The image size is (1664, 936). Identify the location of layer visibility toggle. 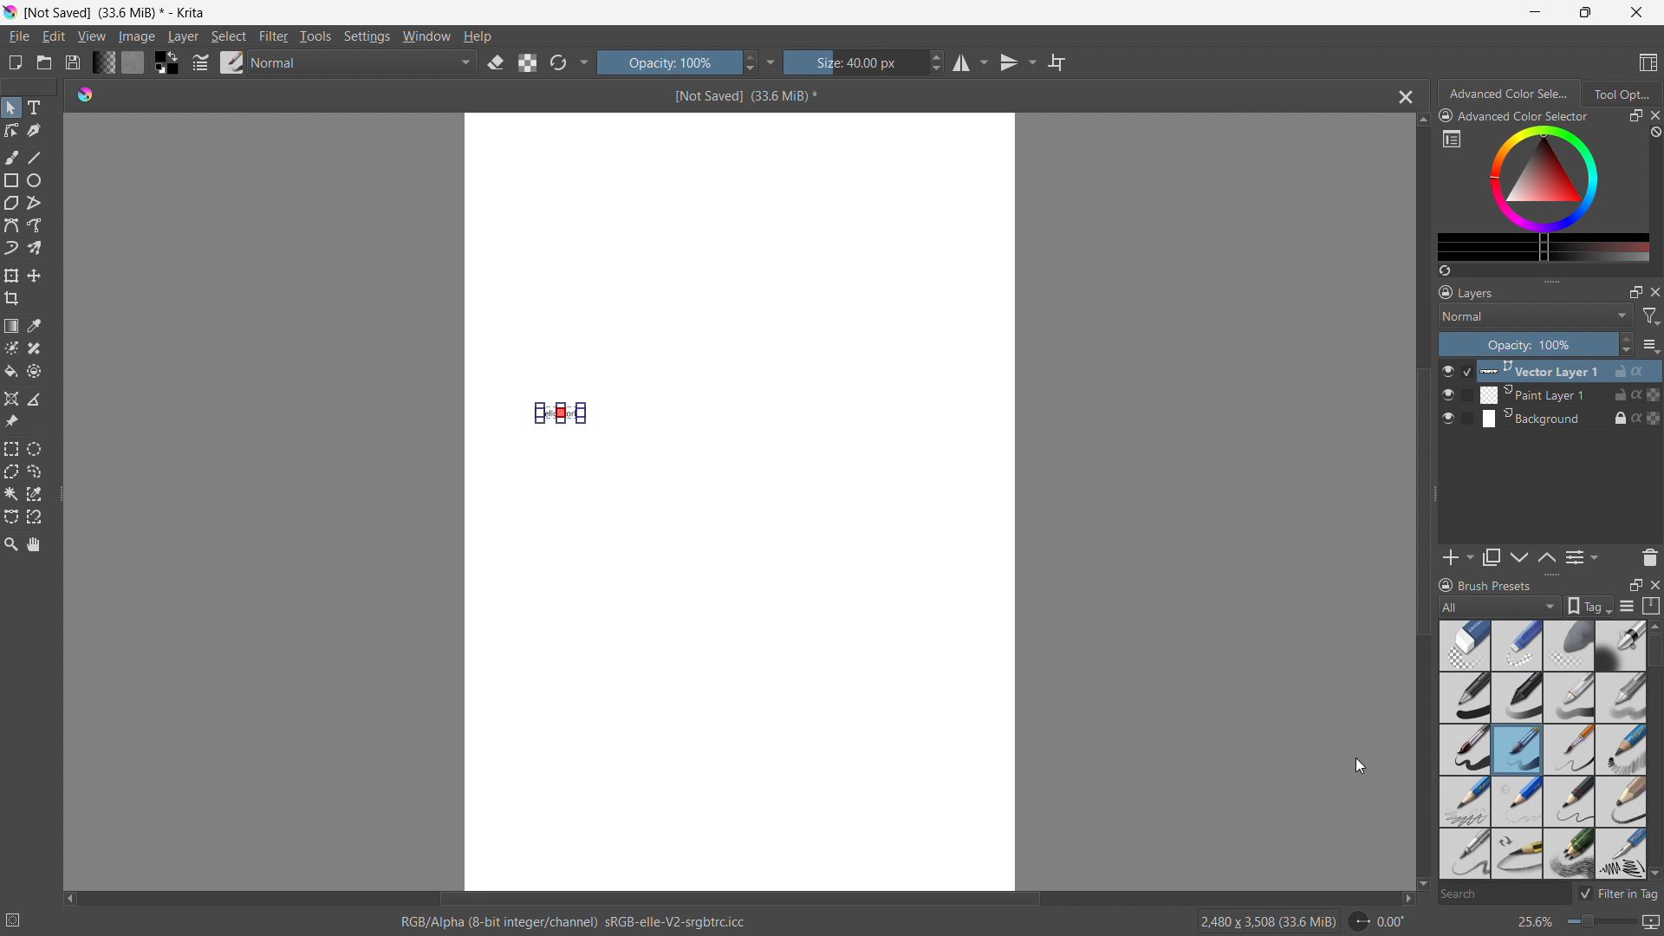
(1448, 394).